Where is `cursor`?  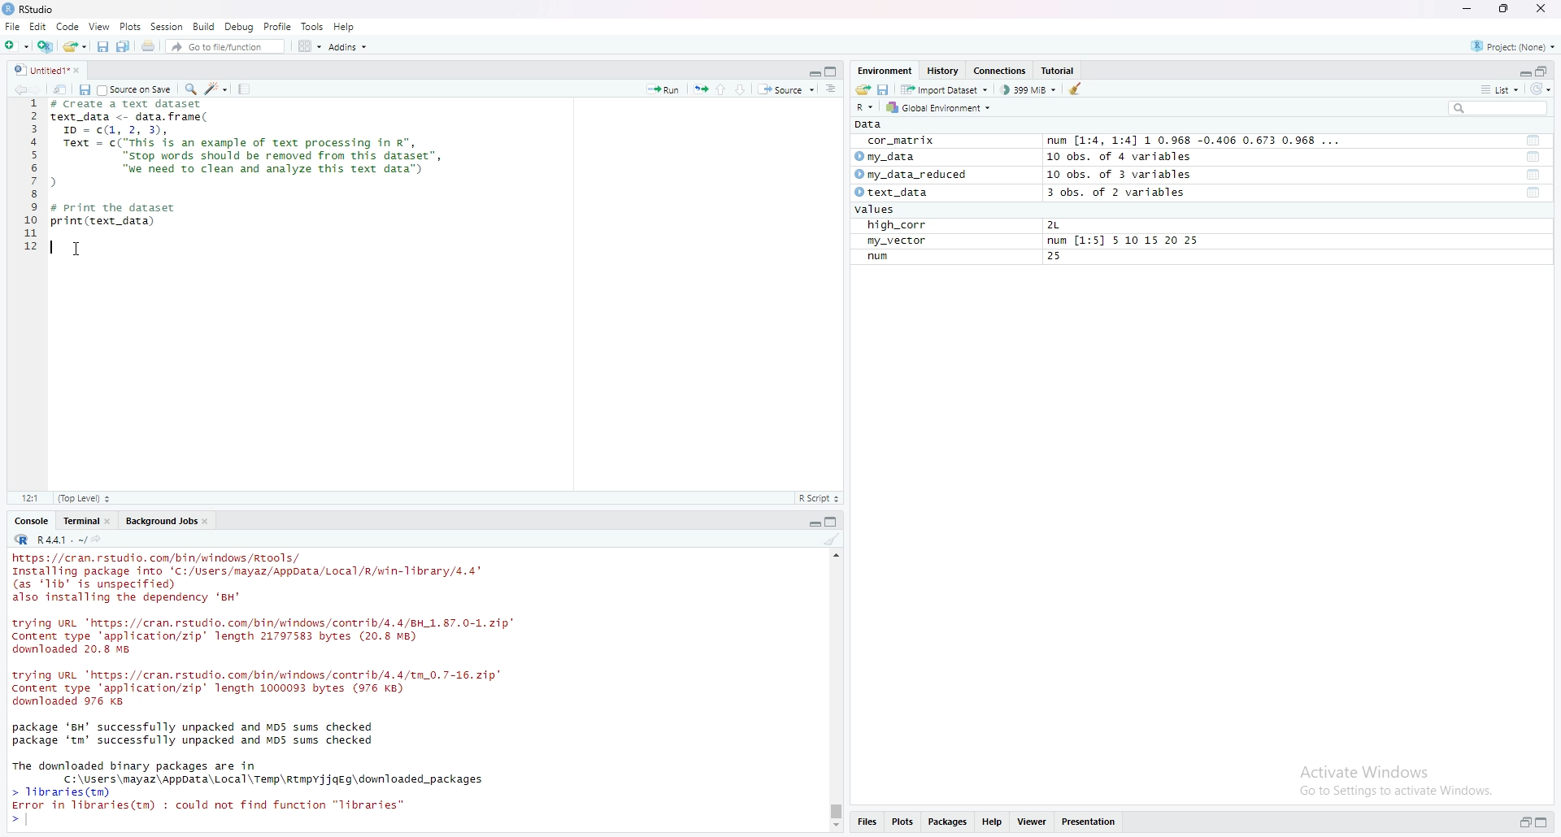
cursor is located at coordinates (80, 249).